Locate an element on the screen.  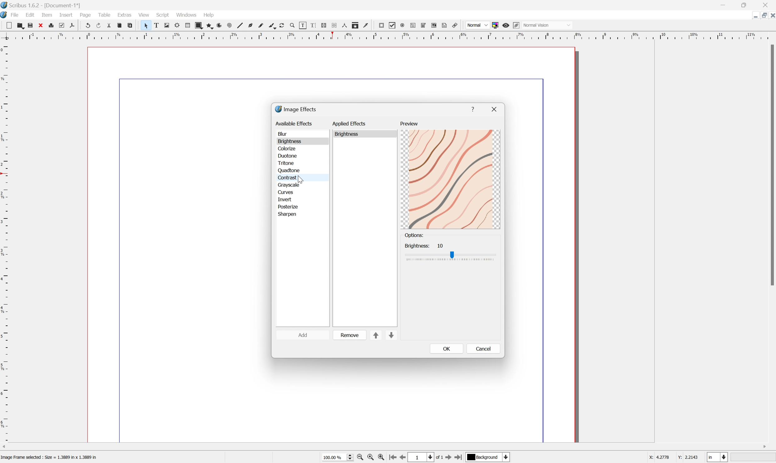
Eye dropper is located at coordinates (368, 27).